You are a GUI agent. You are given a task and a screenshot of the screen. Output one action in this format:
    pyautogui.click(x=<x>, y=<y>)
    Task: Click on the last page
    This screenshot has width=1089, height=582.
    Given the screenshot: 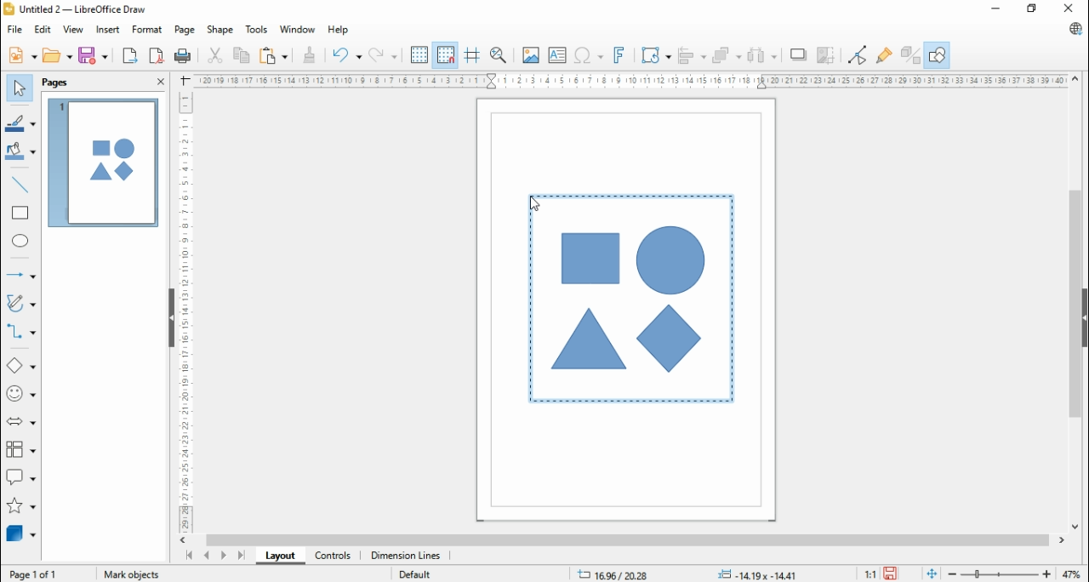 What is the action you would take?
    pyautogui.click(x=241, y=556)
    